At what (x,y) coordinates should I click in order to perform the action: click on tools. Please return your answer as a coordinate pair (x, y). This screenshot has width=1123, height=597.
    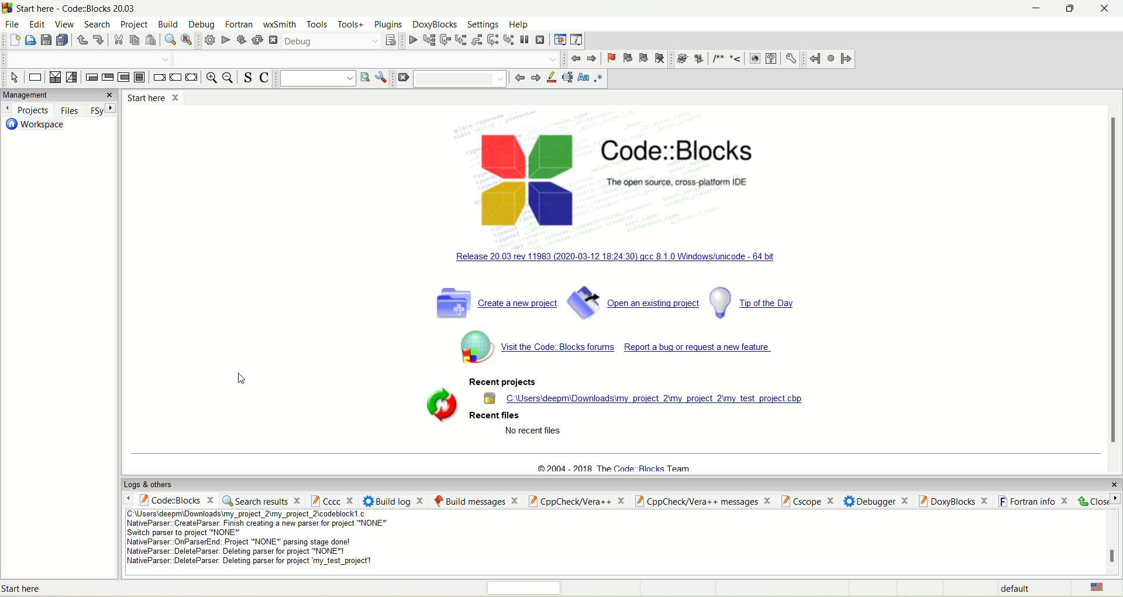
    Looking at the image, I should click on (315, 25).